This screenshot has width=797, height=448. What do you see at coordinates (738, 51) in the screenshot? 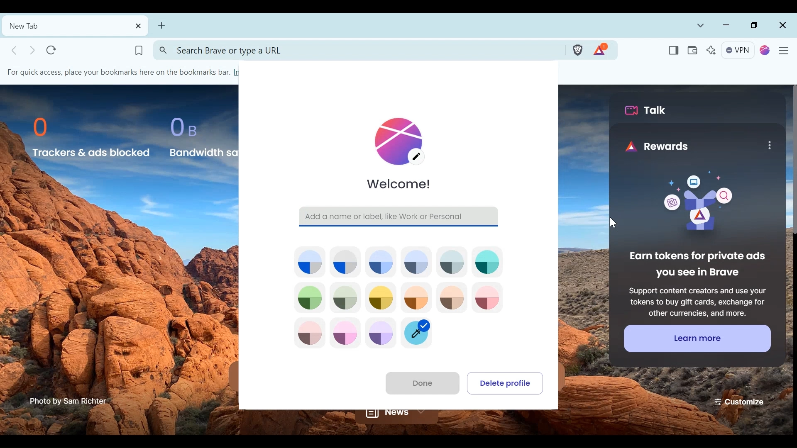
I see `VPN` at bounding box center [738, 51].